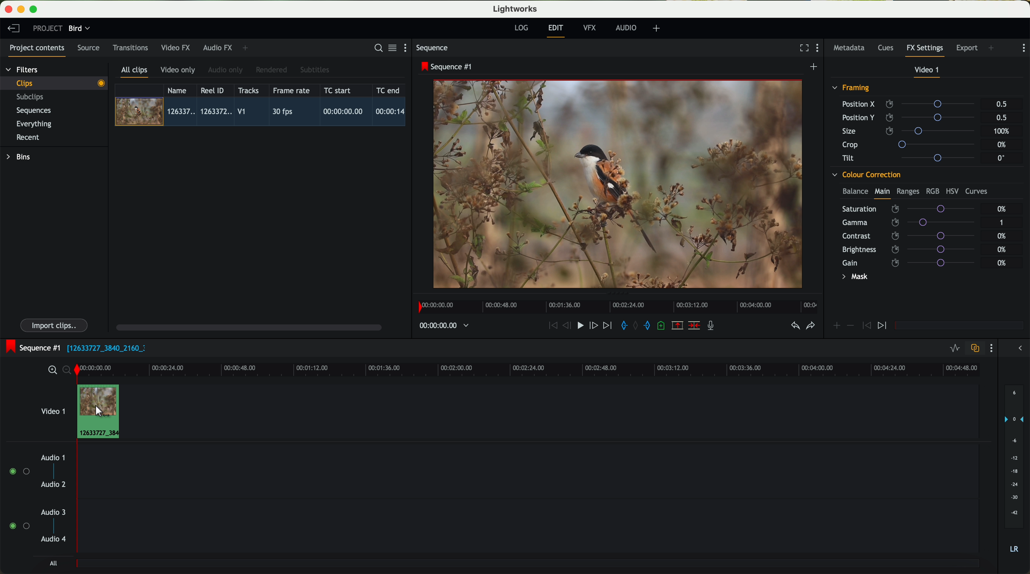 The image size is (1030, 574). What do you see at coordinates (651, 325) in the screenshot?
I see `add 'out' mark` at bounding box center [651, 325].